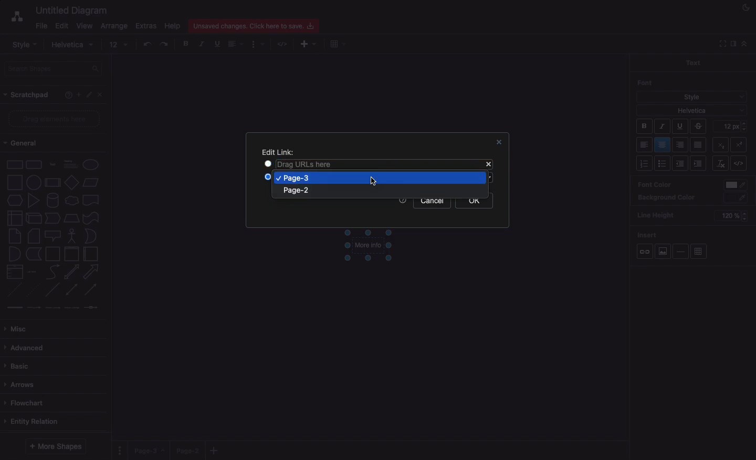  What do you see at coordinates (475, 200) in the screenshot?
I see `Ok` at bounding box center [475, 200].